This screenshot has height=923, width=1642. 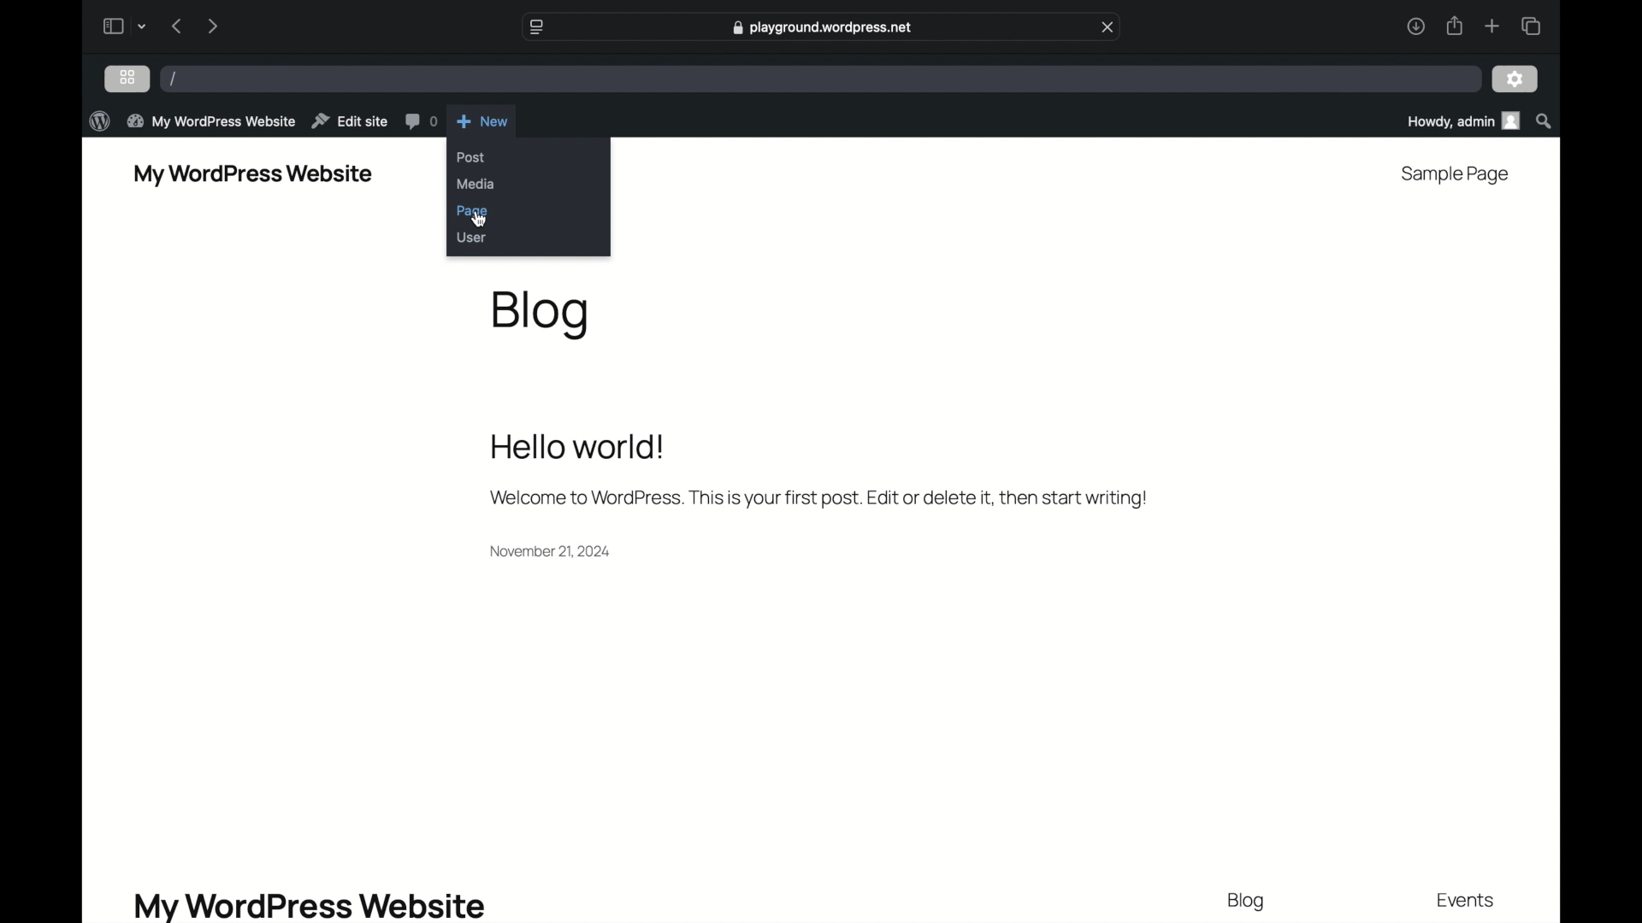 I want to click on sample job, so click(x=1456, y=174).